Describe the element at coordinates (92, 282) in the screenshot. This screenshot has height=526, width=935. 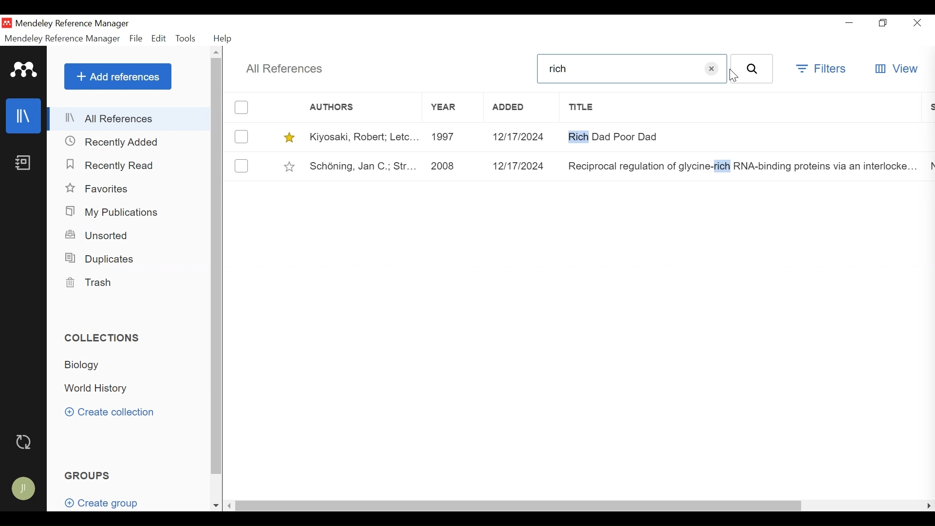
I see `Trash` at that location.